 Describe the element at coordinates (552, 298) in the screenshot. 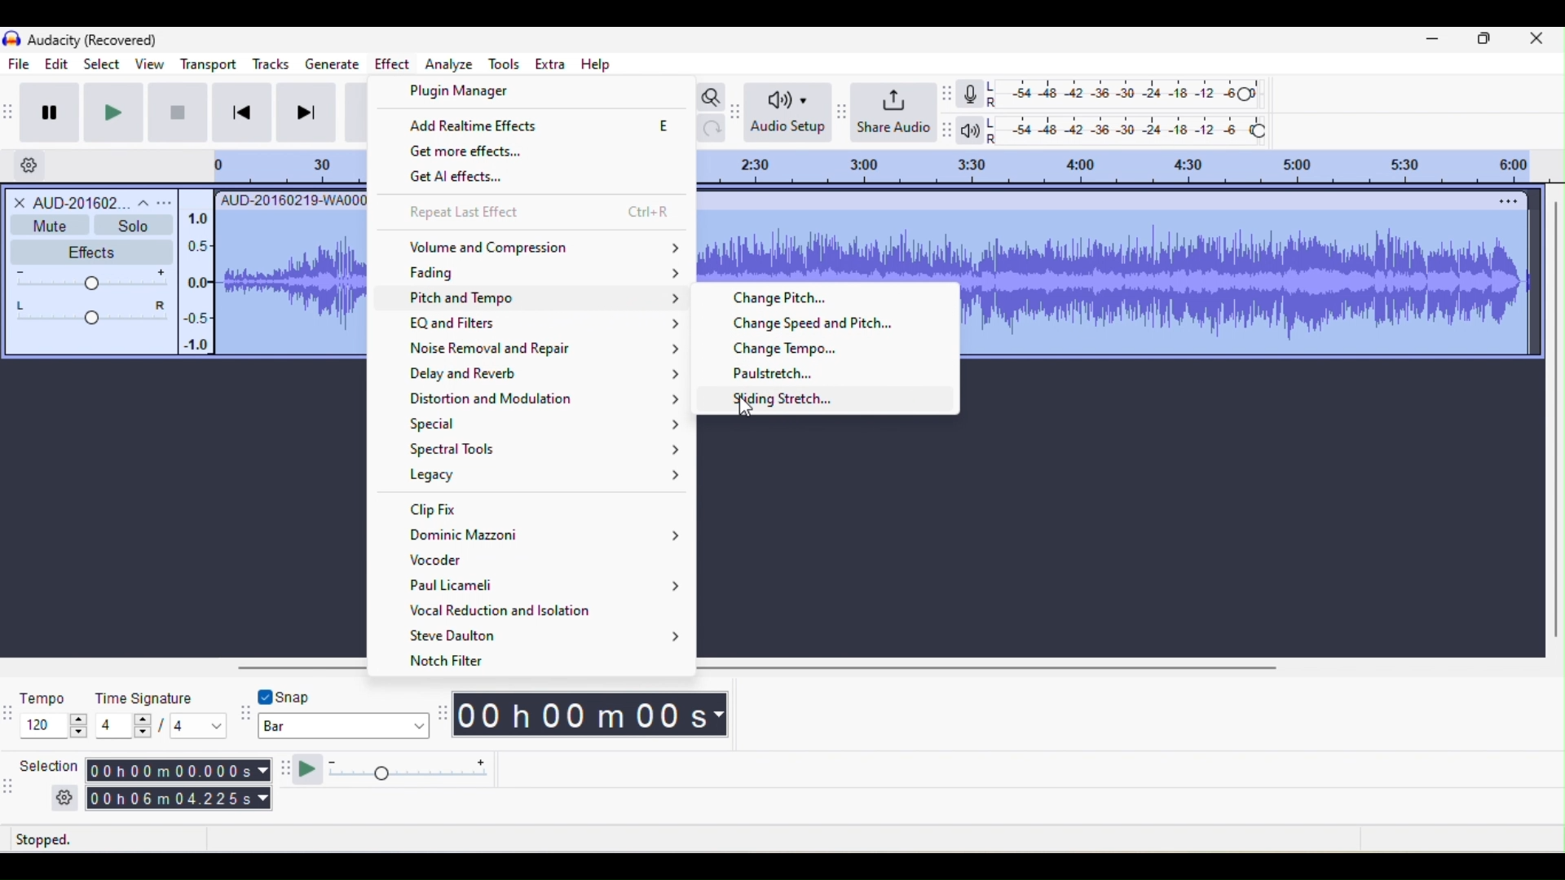

I see `pitch and tempo` at that location.